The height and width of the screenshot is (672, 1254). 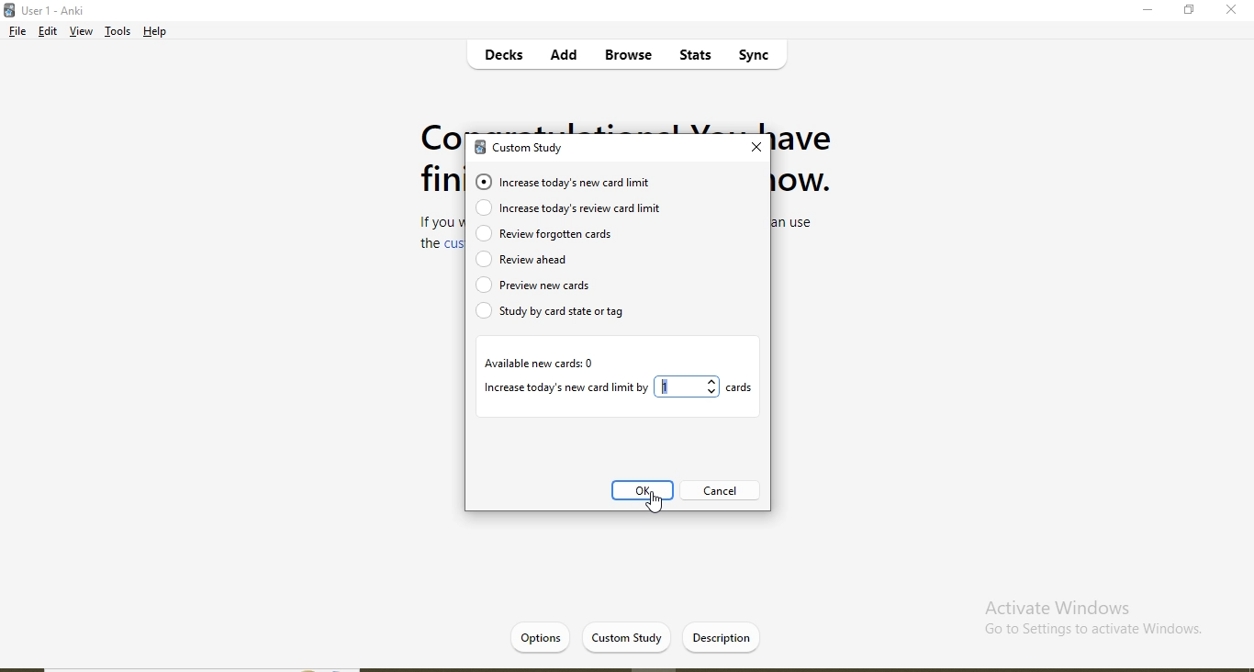 I want to click on custom study, so click(x=527, y=150).